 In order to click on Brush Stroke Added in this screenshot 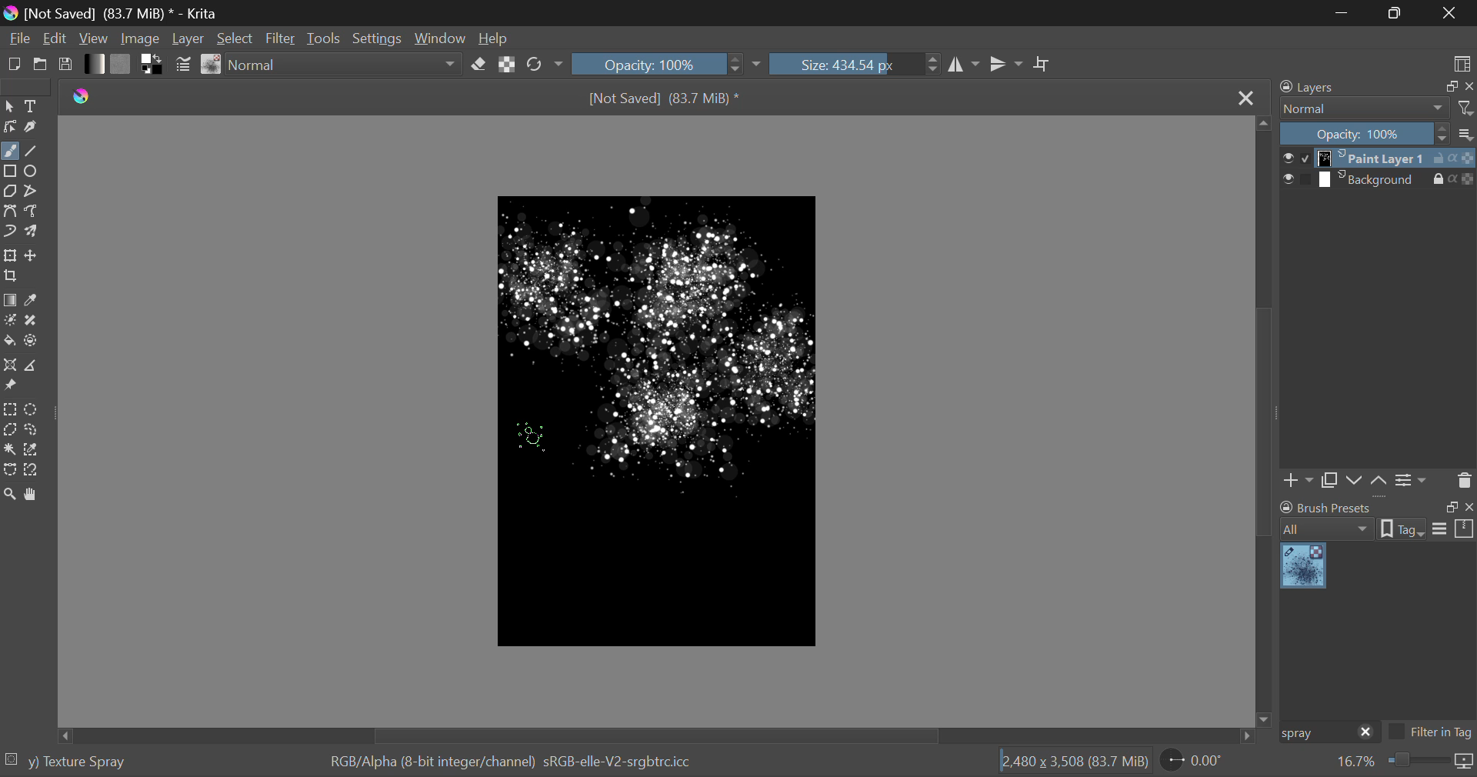, I will do `click(665, 425)`.